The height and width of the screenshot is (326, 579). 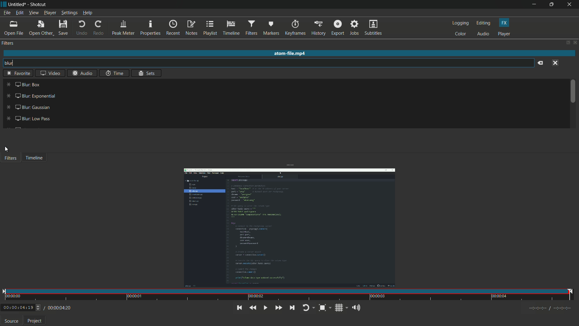 What do you see at coordinates (58, 308) in the screenshot?
I see `/ 00:00:04:20` at bounding box center [58, 308].